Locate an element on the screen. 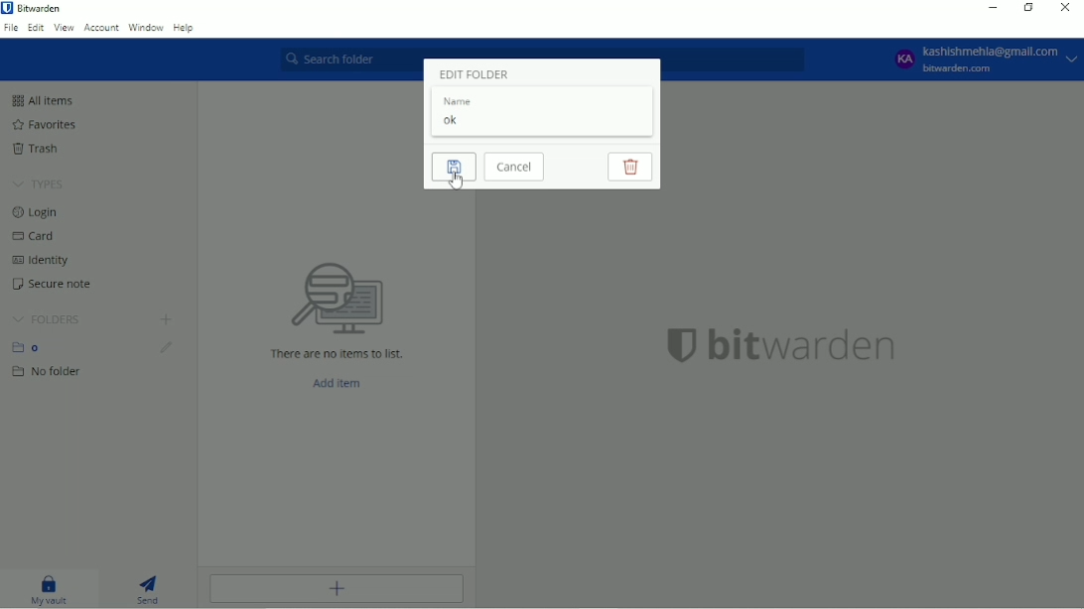 The image size is (1084, 609). No folder is located at coordinates (49, 372).